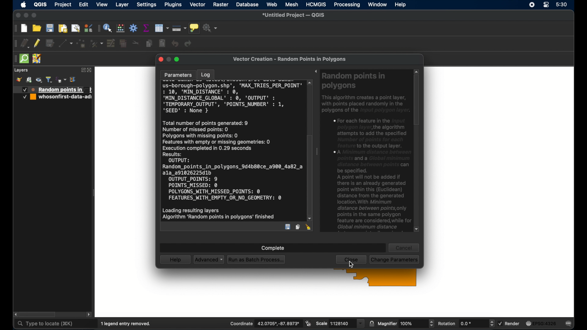 This screenshot has width=587, height=330. What do you see at coordinates (50, 79) in the screenshot?
I see `filter legend` at bounding box center [50, 79].